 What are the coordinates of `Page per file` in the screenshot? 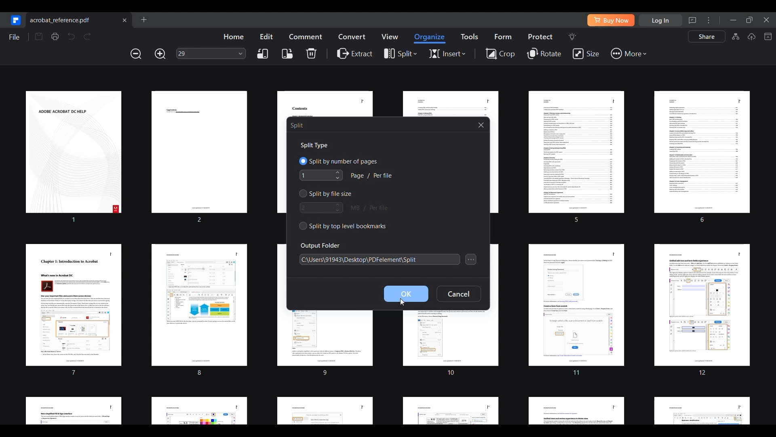 It's located at (373, 176).